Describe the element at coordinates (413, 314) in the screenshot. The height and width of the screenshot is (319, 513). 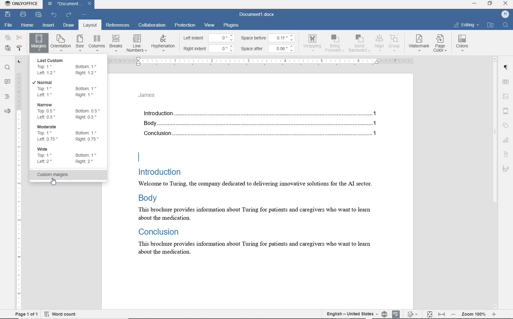
I see `track changes` at that location.